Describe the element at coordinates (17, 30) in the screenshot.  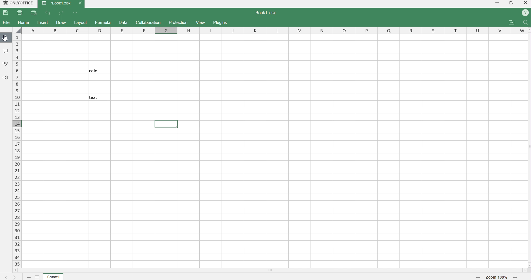
I see `select whole sheet` at that location.